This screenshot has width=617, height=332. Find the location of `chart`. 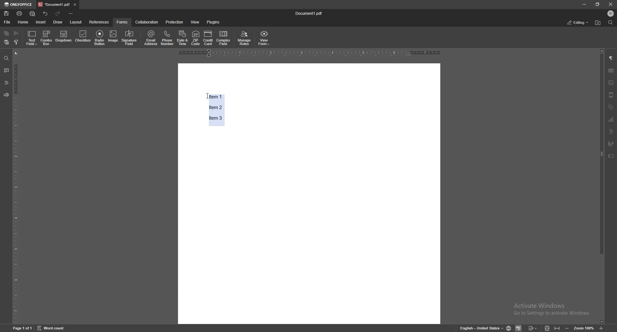

chart is located at coordinates (612, 119).